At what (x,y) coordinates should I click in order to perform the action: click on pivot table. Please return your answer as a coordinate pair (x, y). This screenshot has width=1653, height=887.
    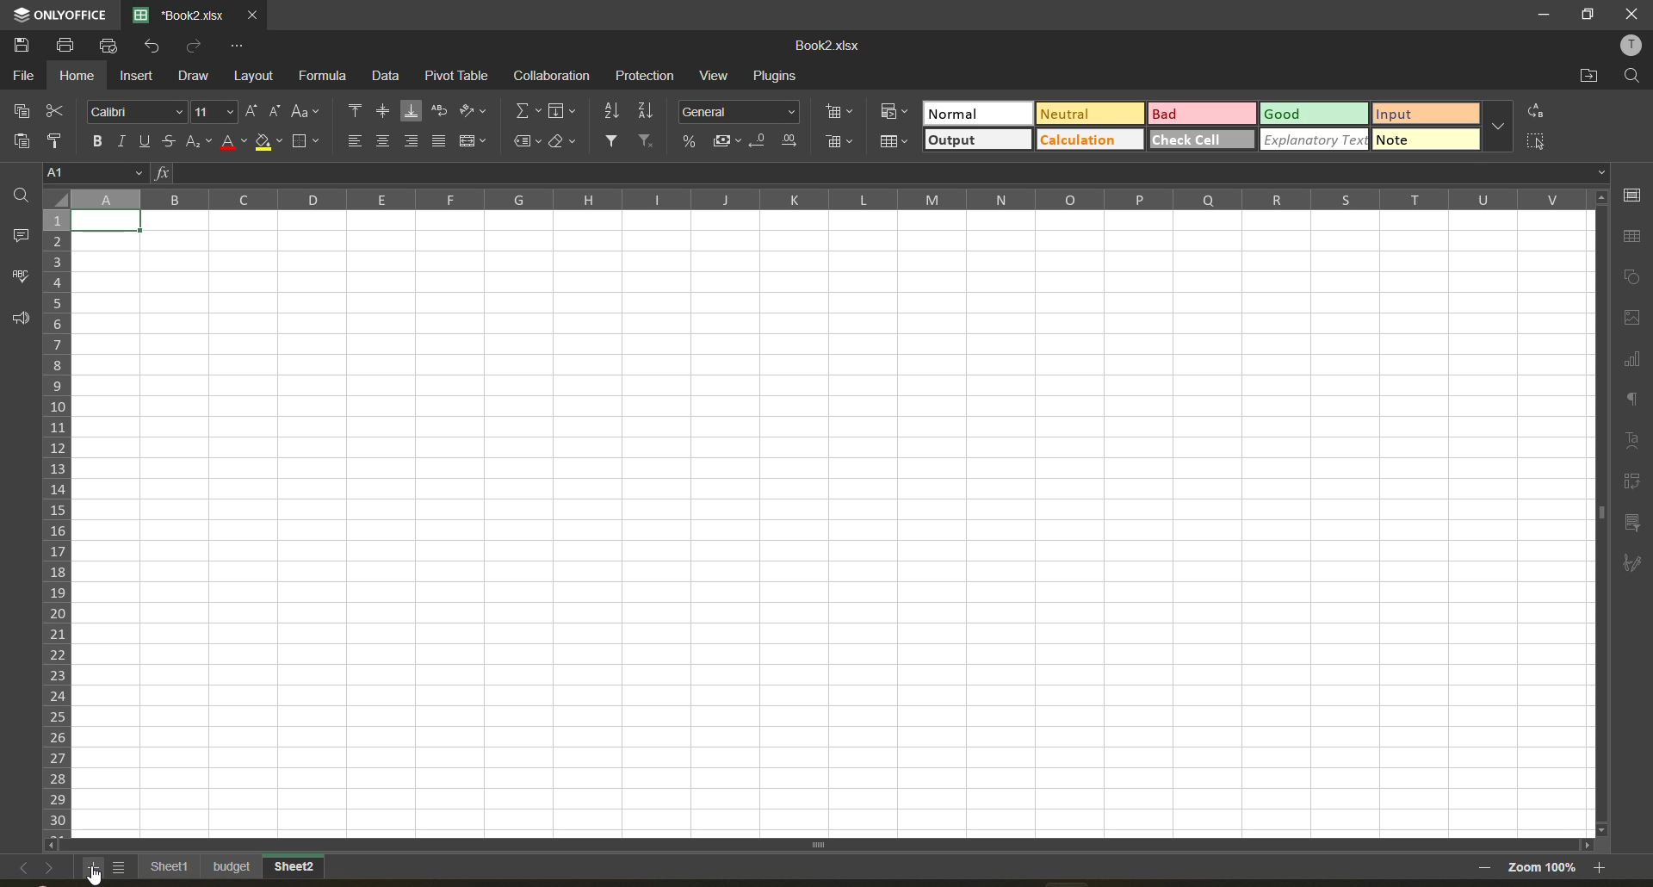
    Looking at the image, I should click on (1634, 481).